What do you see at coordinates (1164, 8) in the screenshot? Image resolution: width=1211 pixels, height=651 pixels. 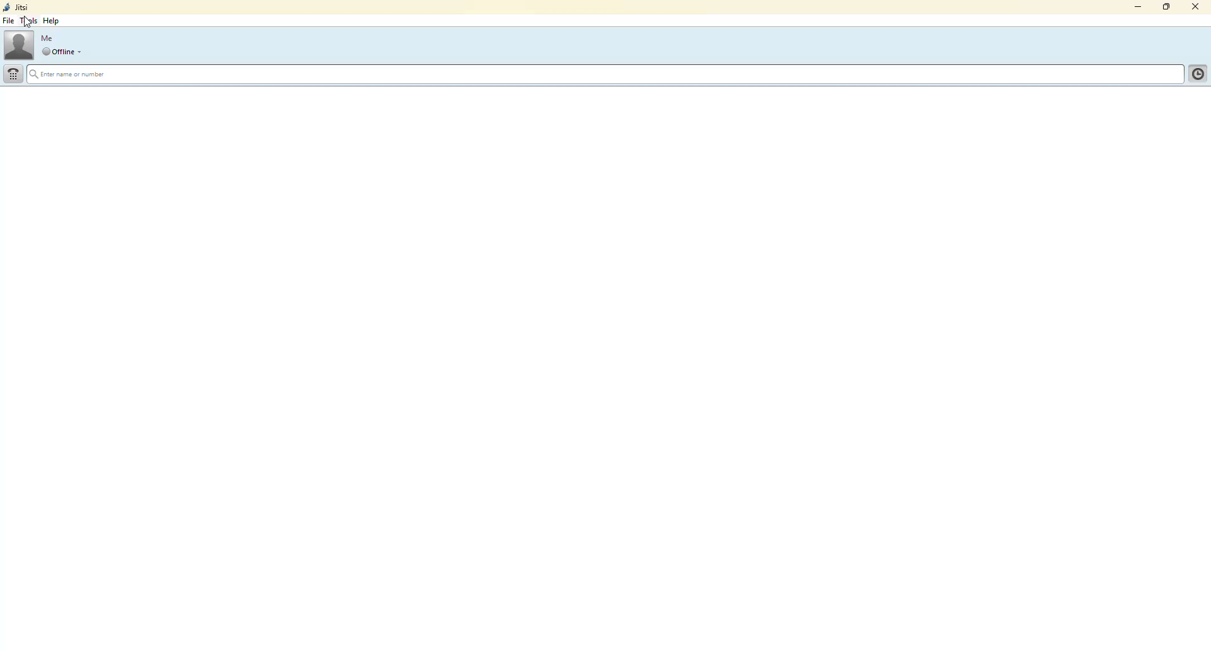 I see `maximize` at bounding box center [1164, 8].